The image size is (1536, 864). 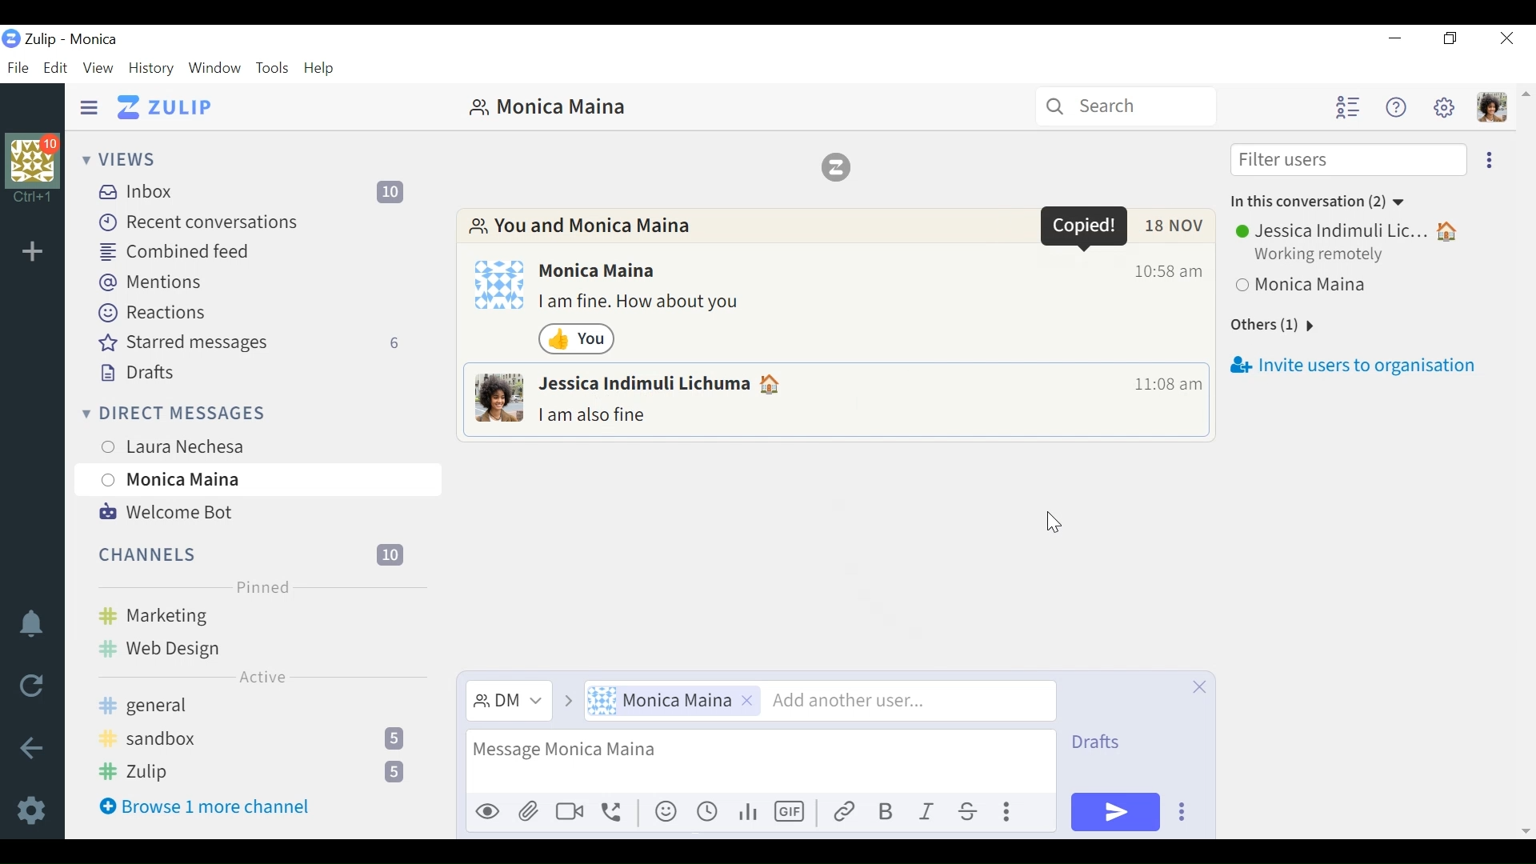 What do you see at coordinates (205, 806) in the screenshot?
I see `Browse 1 more channel` at bounding box center [205, 806].